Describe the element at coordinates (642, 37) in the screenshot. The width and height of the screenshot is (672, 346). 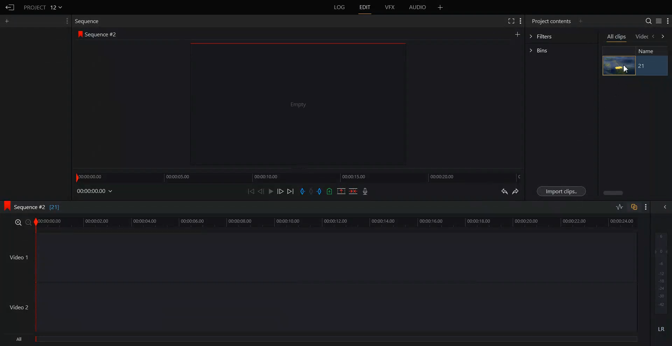
I see `Video` at that location.